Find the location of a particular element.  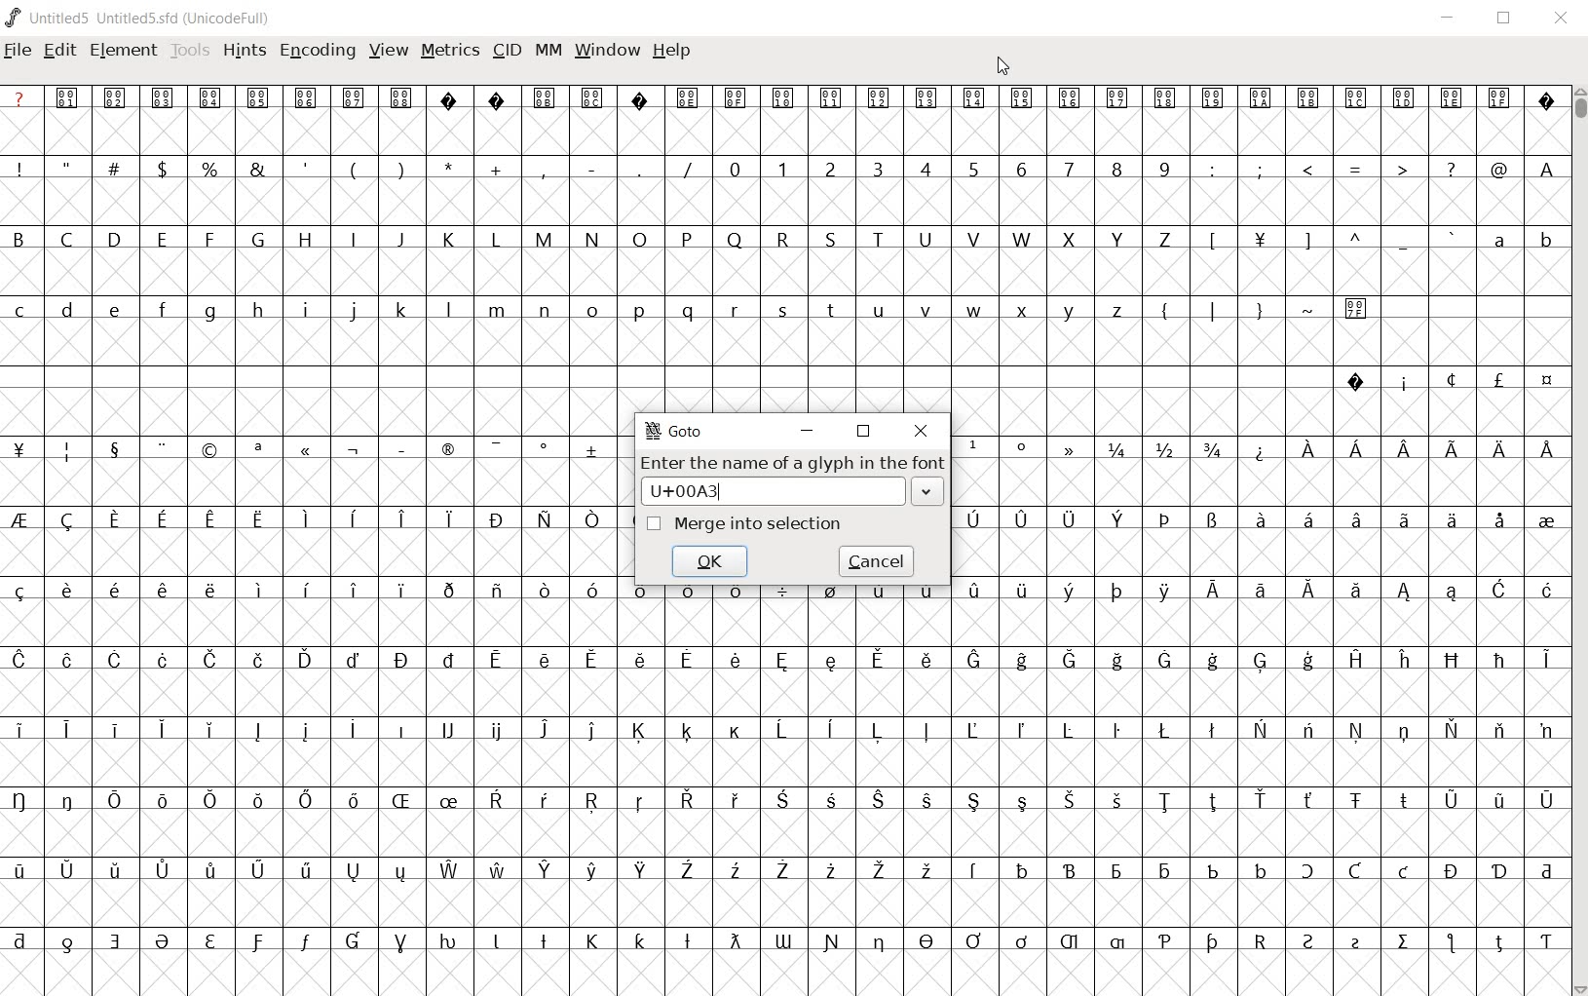

GoTo is located at coordinates (677, 433).